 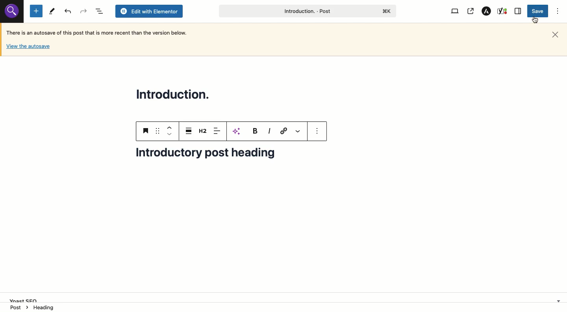 I want to click on Bookmark, so click(x=146, y=130).